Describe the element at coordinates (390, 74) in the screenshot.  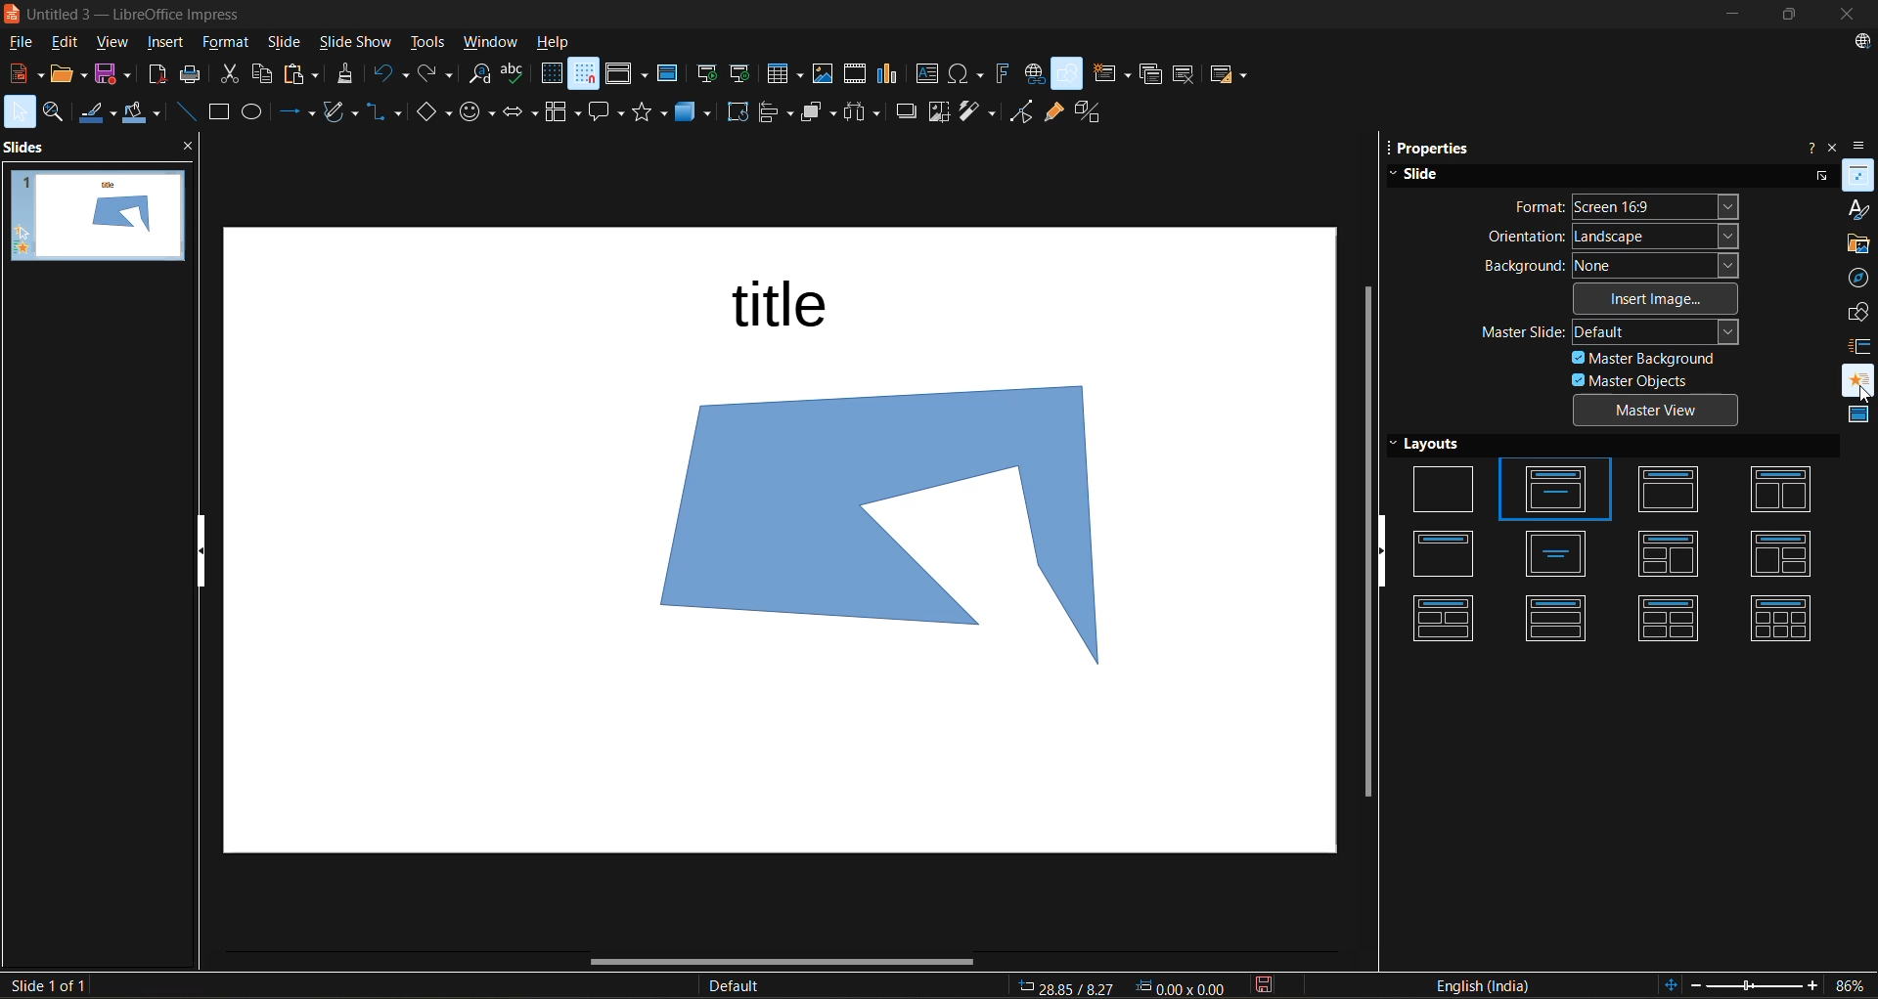
I see `undo` at that location.